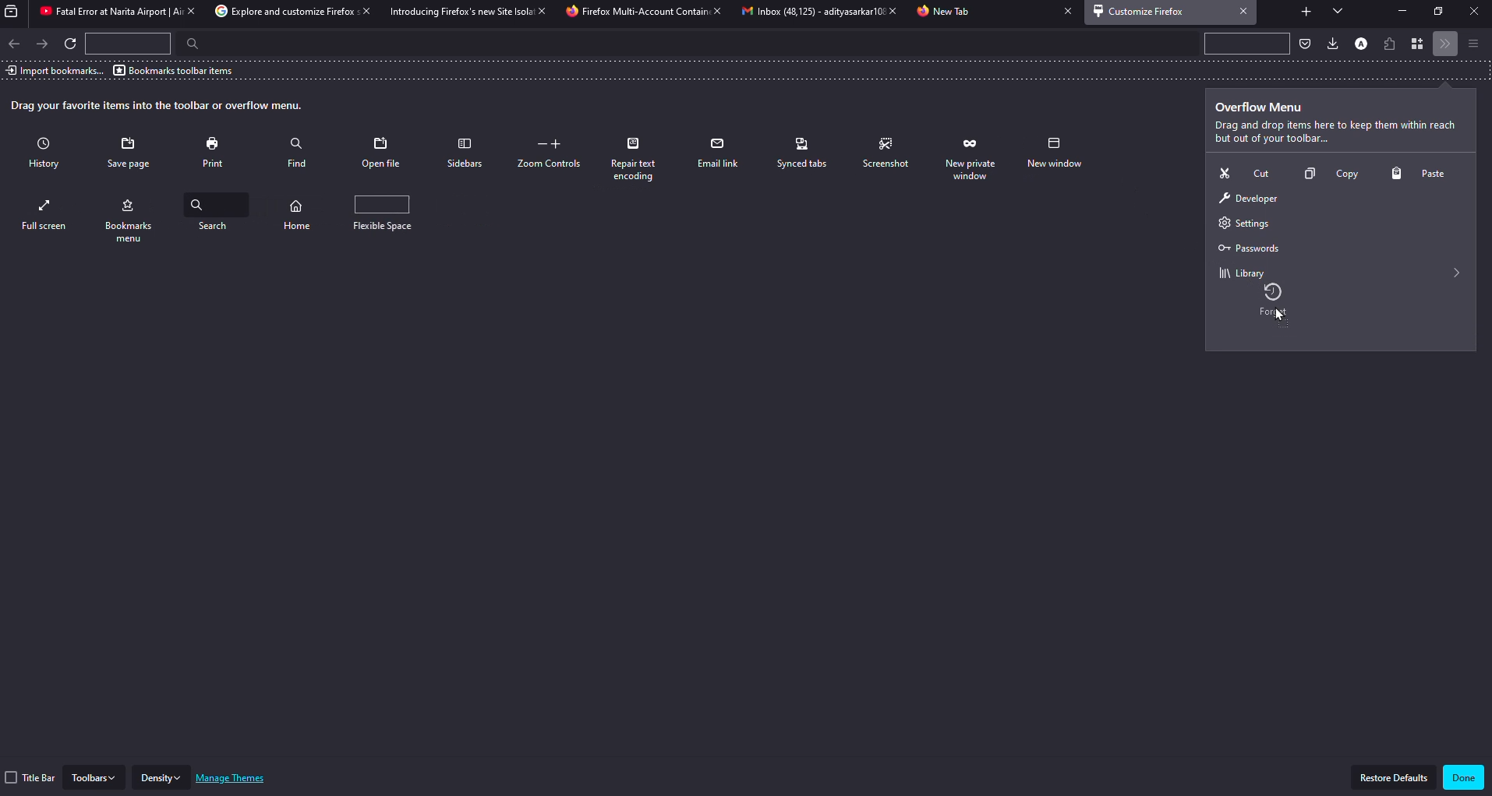  What do you see at coordinates (803, 12) in the screenshot?
I see `tab` at bounding box center [803, 12].